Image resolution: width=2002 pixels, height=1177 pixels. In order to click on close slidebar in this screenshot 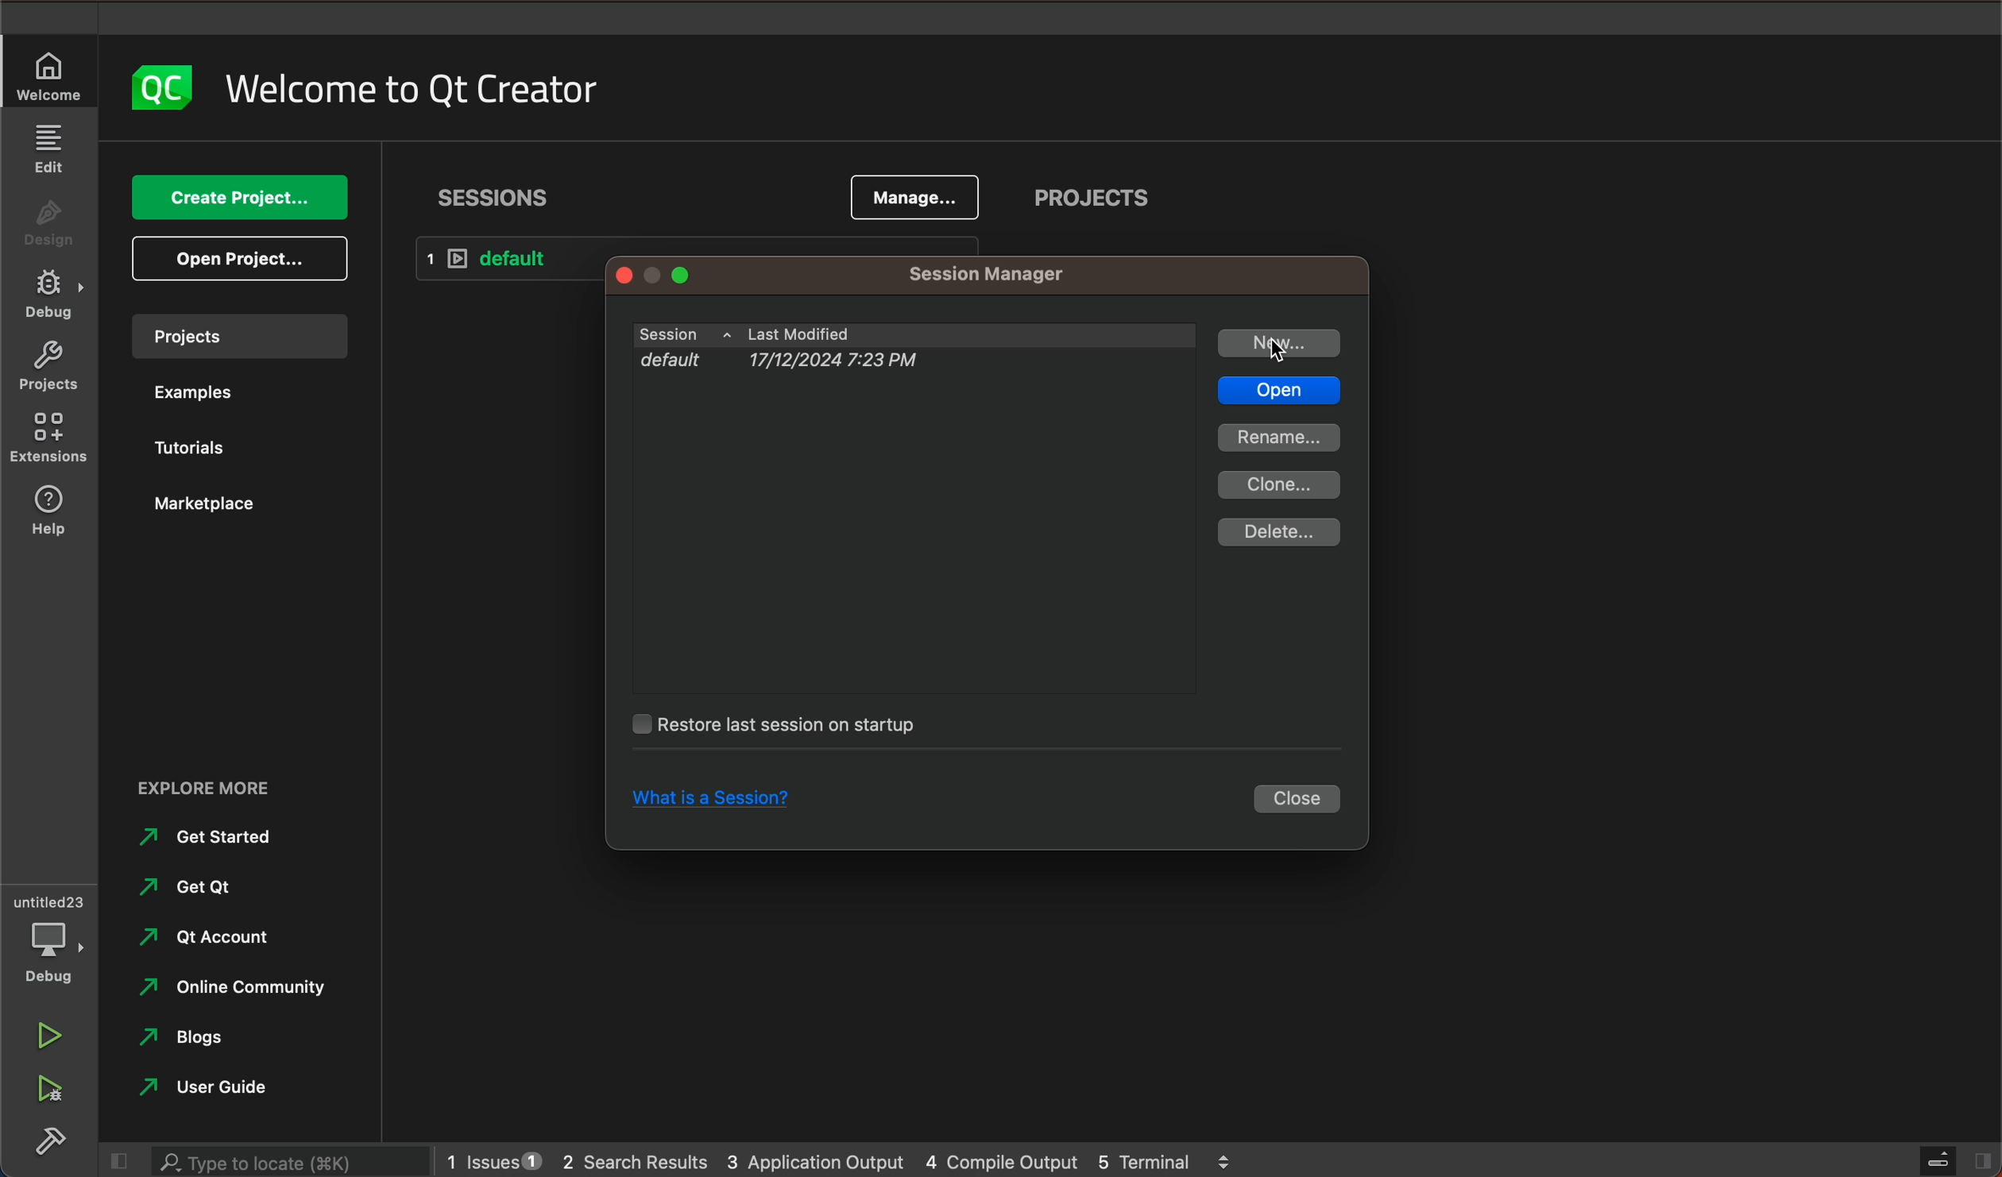, I will do `click(1954, 1159)`.